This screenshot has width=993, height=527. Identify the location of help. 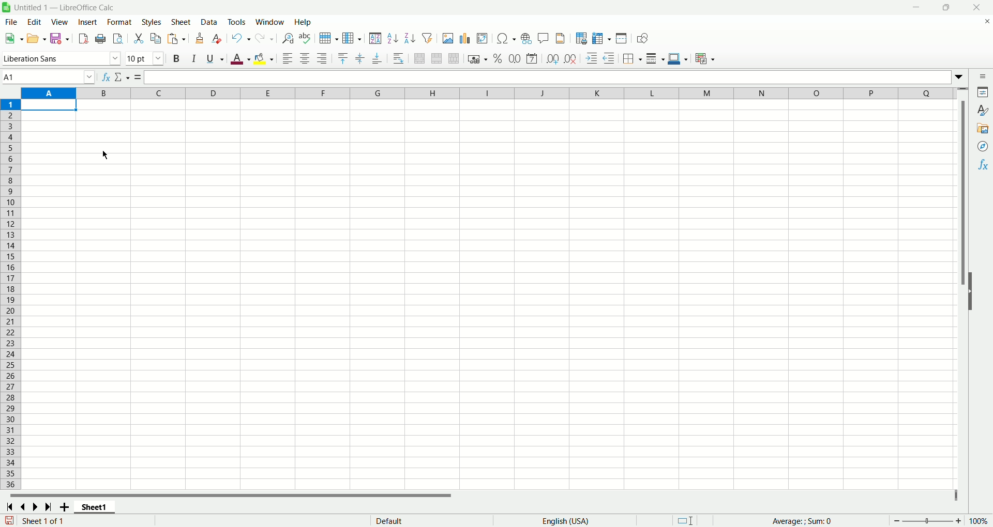
(302, 23).